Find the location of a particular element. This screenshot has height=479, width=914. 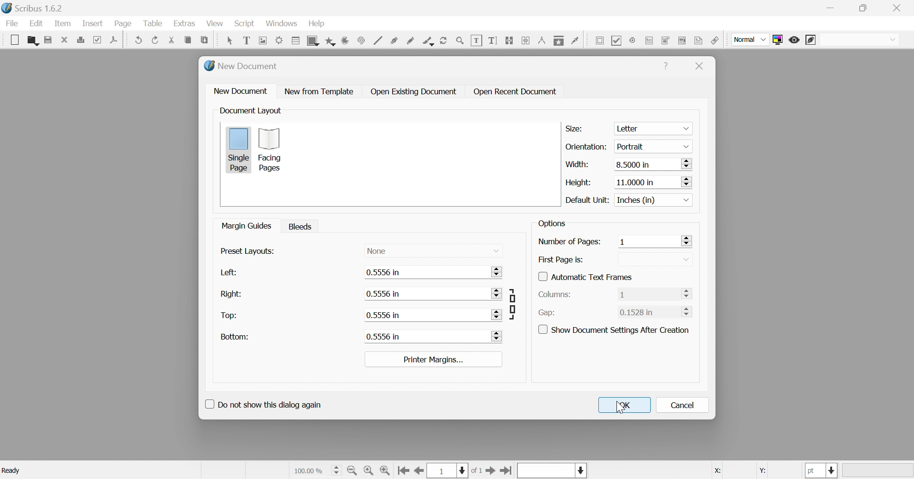

gap is located at coordinates (545, 313).